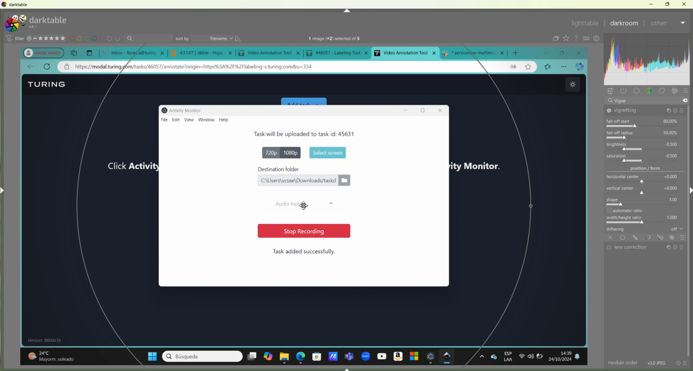 Image resolution: width=693 pixels, height=371 pixels. Describe the element at coordinates (647, 111) in the screenshot. I see `vignetting` at that location.